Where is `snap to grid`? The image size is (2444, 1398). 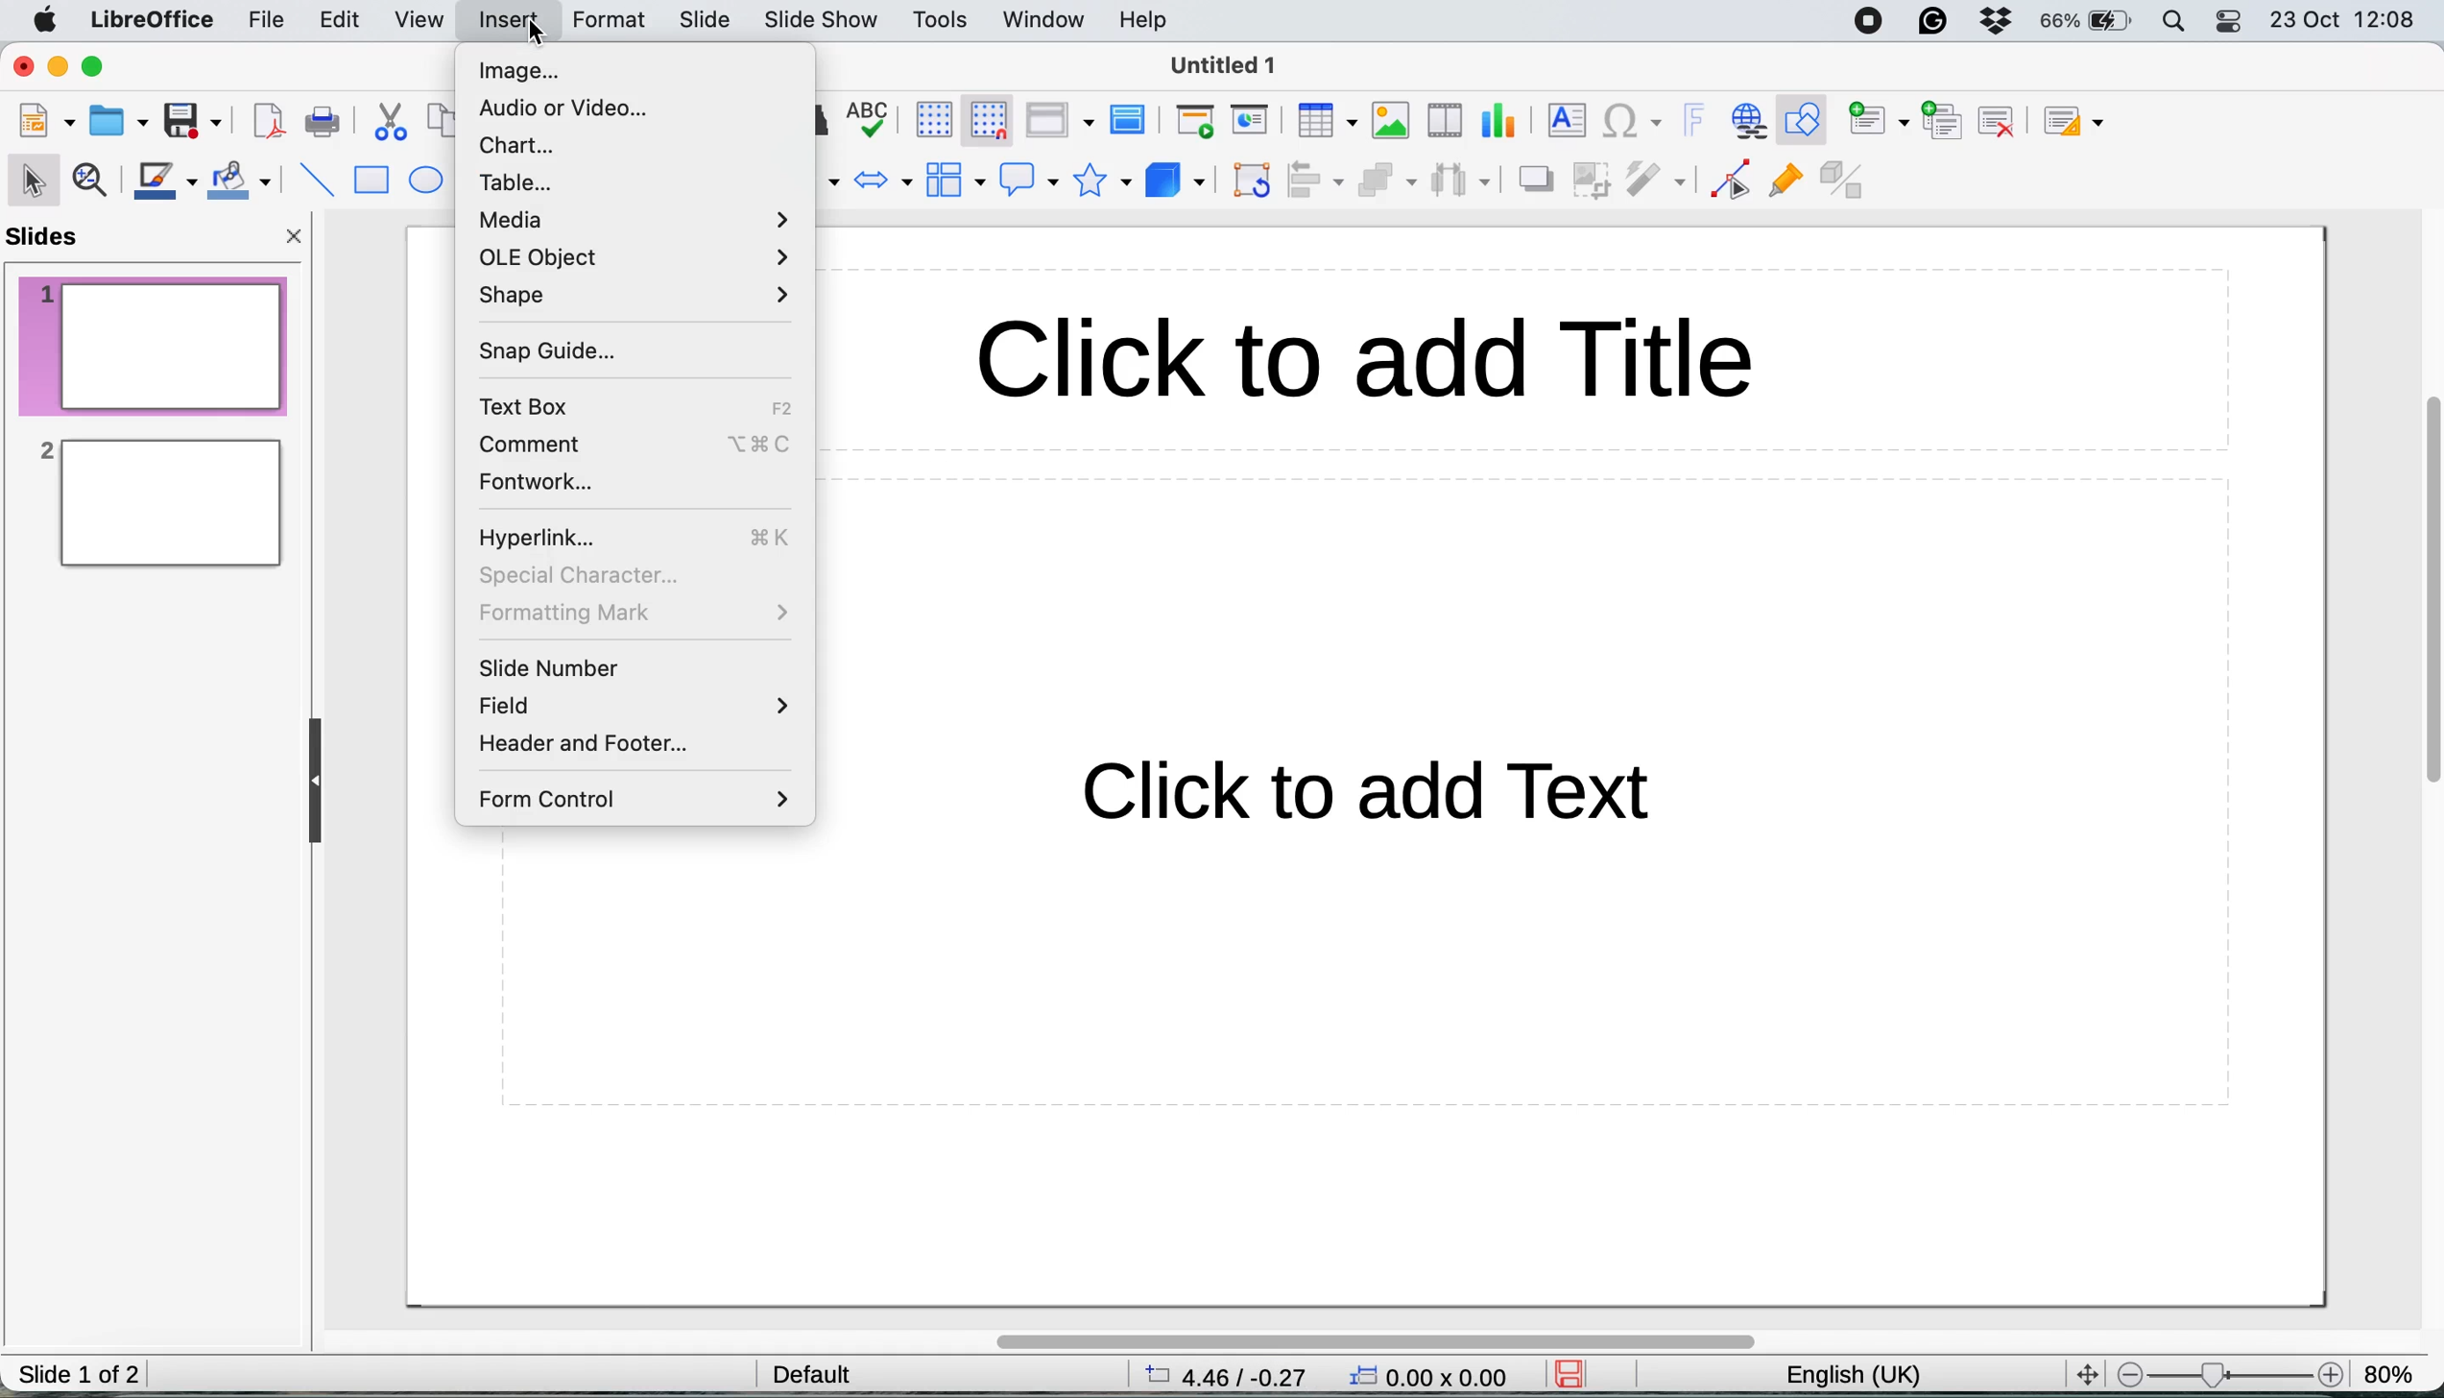 snap to grid is located at coordinates (981, 118).